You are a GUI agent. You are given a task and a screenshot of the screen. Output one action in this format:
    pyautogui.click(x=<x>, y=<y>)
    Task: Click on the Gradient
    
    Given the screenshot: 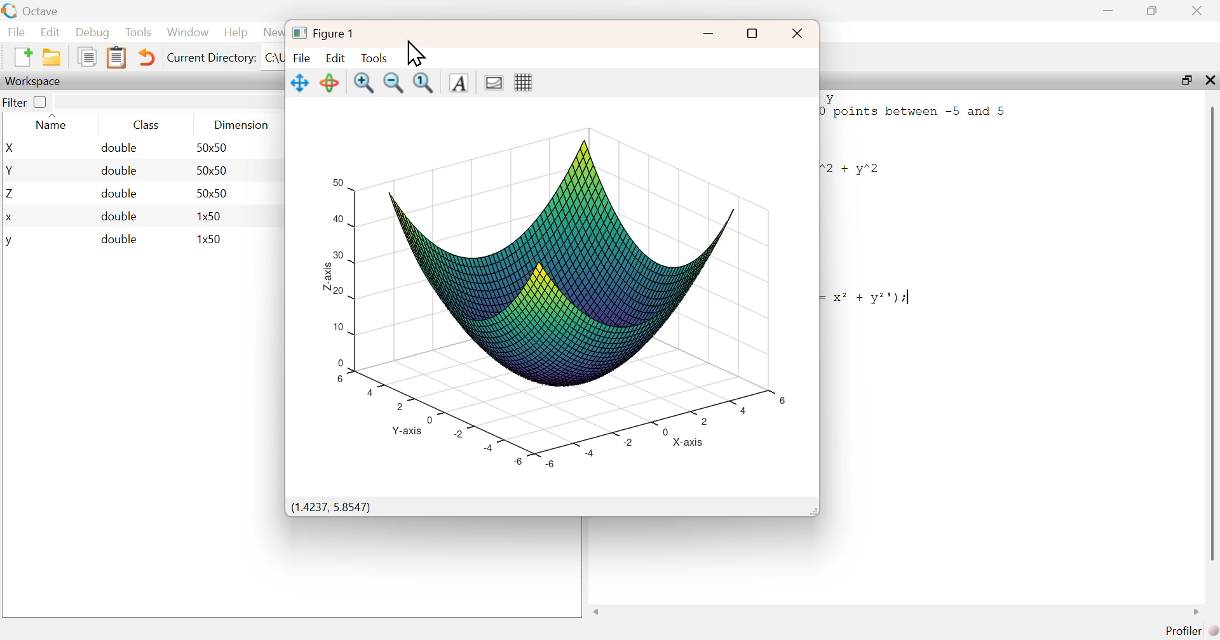 What is the action you would take?
    pyautogui.click(x=496, y=83)
    